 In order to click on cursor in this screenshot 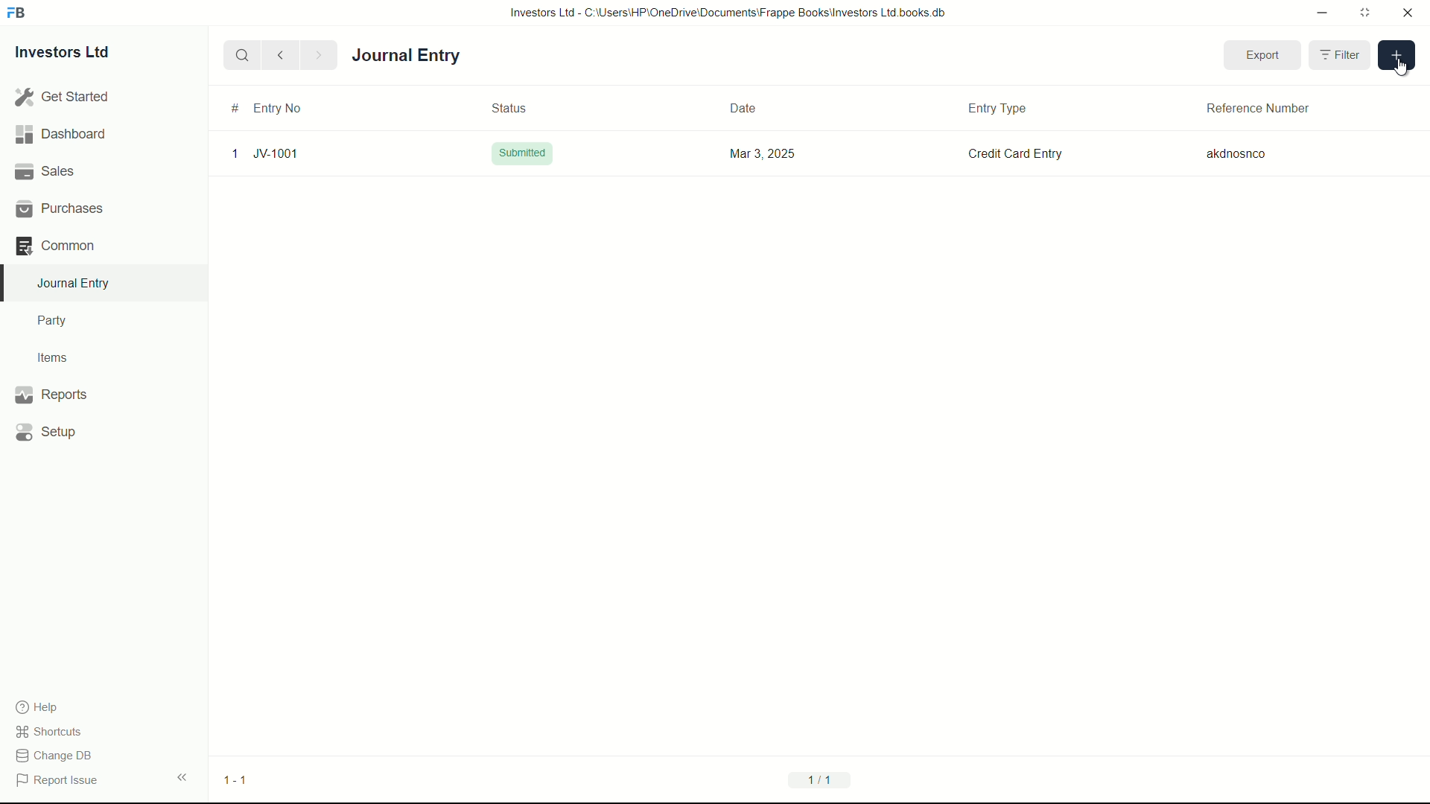, I will do `click(1398, 70)`.